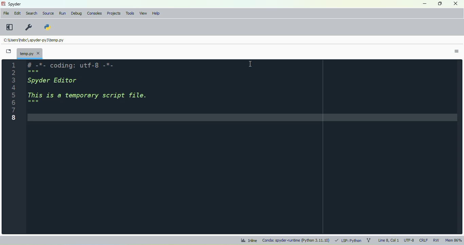 The width and height of the screenshot is (464, 245). What do you see at coordinates (296, 240) in the screenshot?
I see `conda: spyder-runtime (python 3. 11. 10)` at bounding box center [296, 240].